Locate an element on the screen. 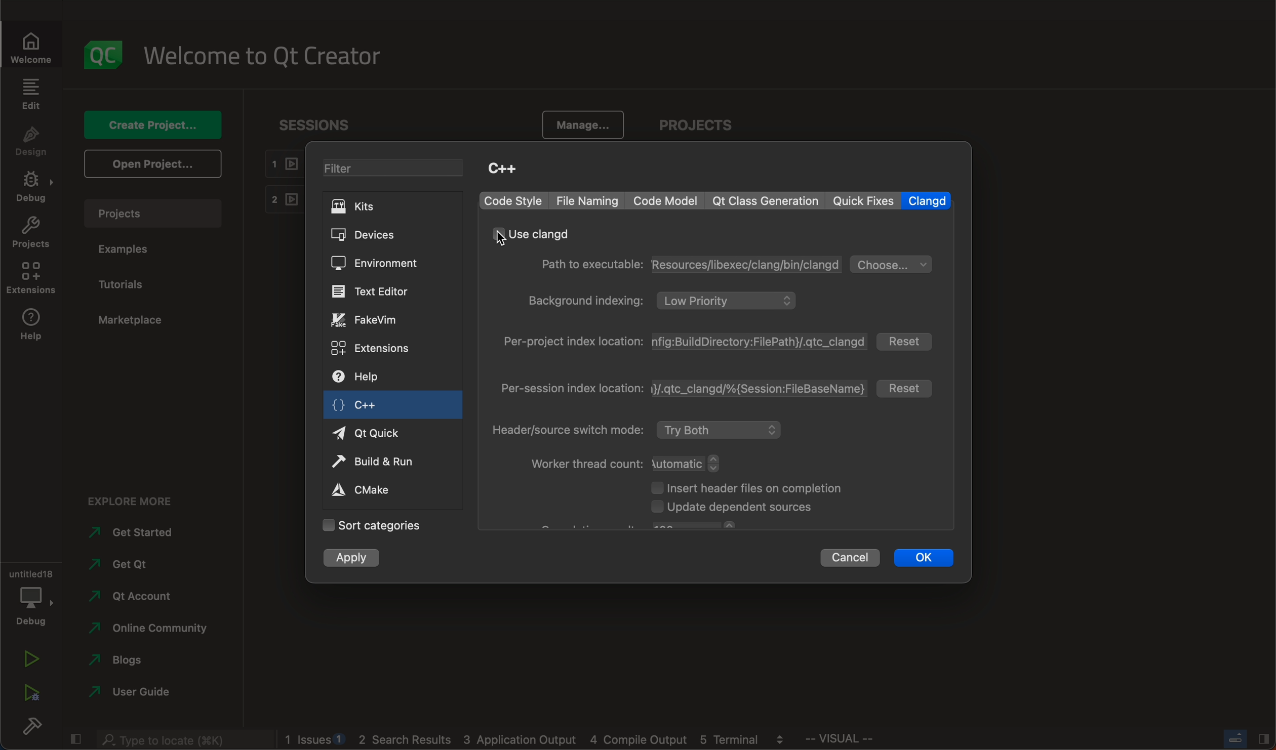 The height and width of the screenshot is (750, 1276). background indexing is located at coordinates (665, 301).